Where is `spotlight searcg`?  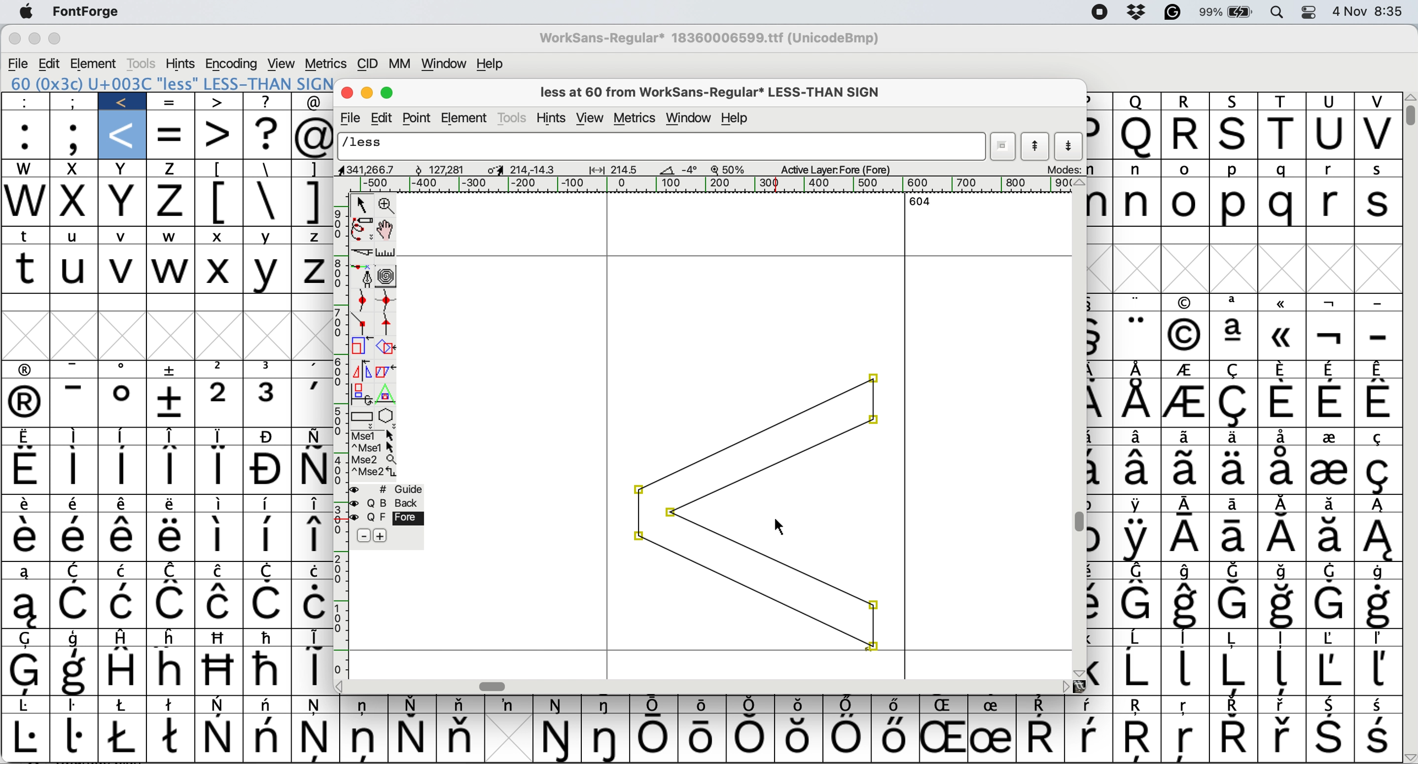 spotlight searcg is located at coordinates (1279, 14).